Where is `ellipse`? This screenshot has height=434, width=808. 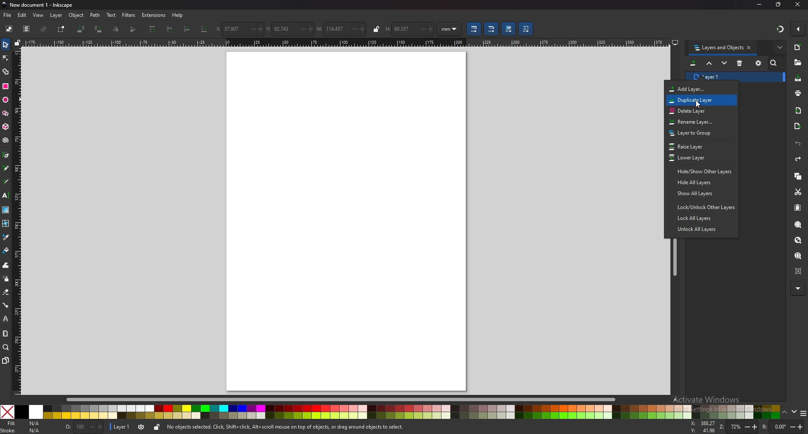 ellipse is located at coordinates (5, 100).